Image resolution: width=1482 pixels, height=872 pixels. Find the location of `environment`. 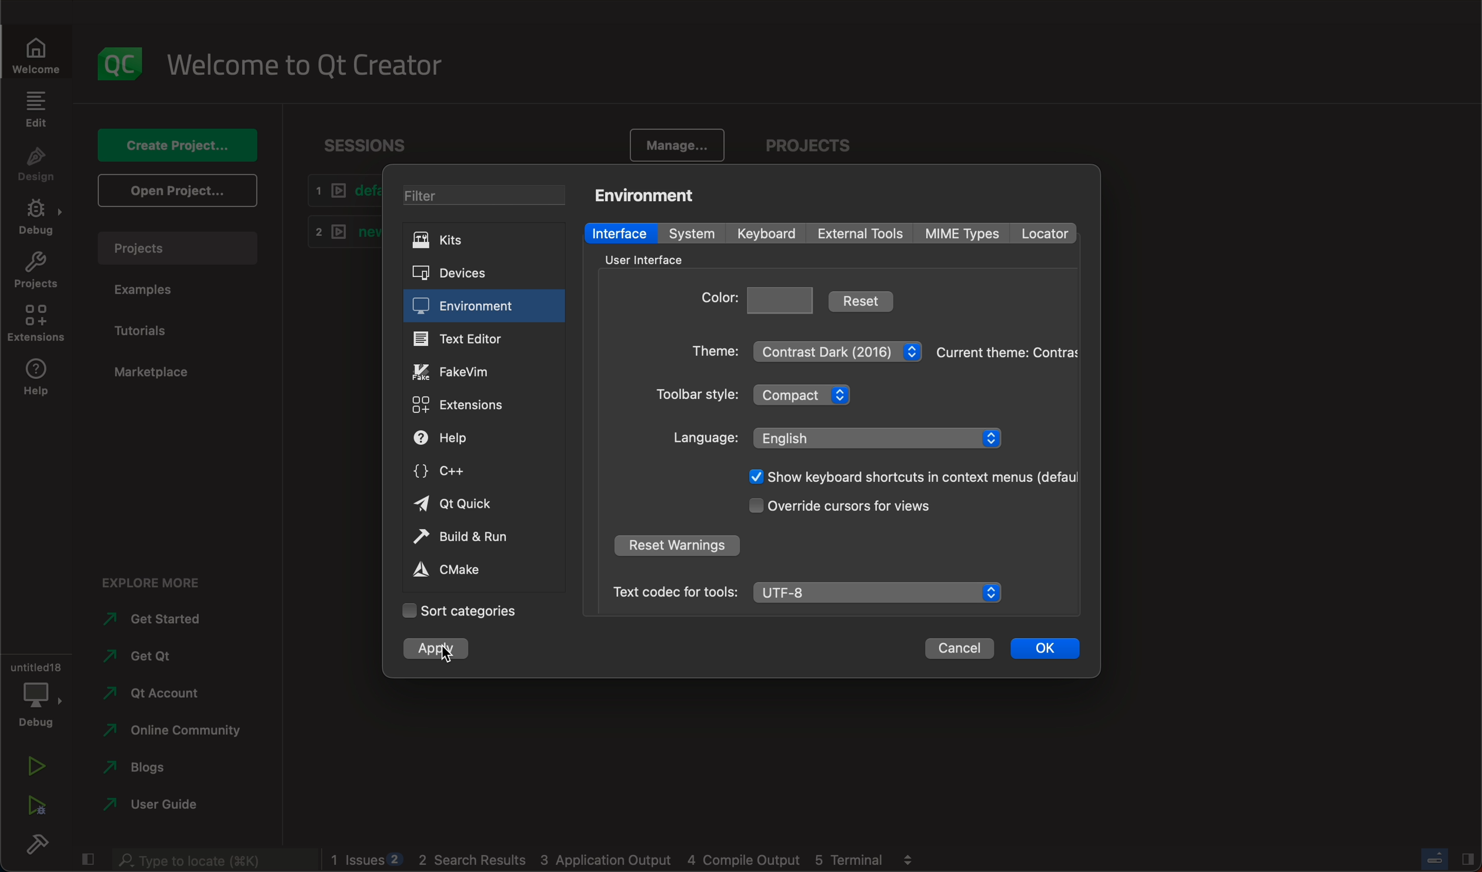

environment is located at coordinates (469, 307).